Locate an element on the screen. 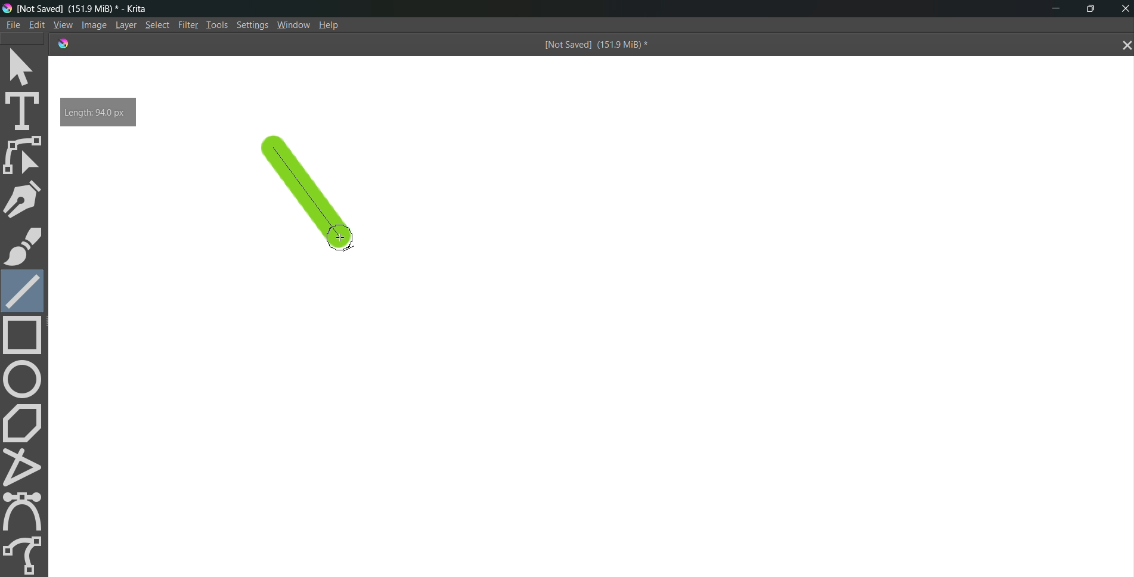 The height and width of the screenshot is (577, 1134). pen is located at coordinates (26, 199).